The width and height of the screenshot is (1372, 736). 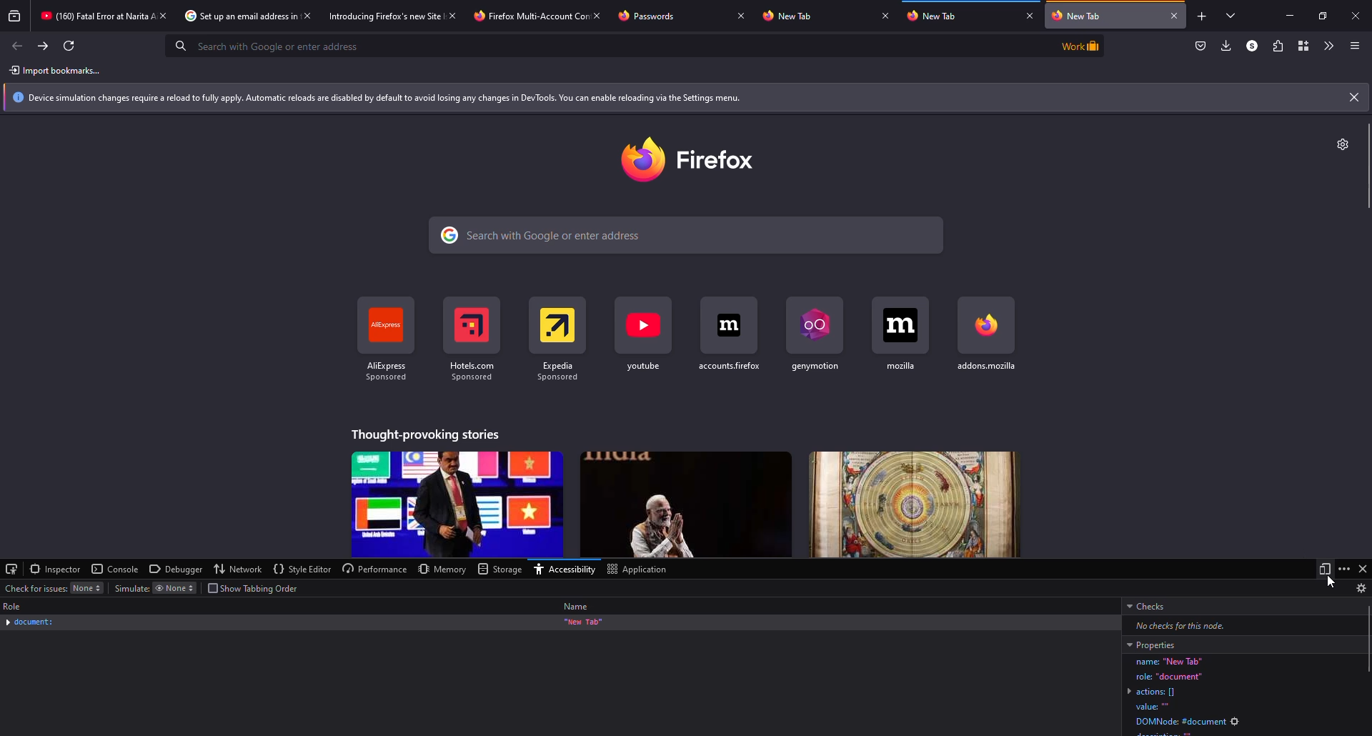 I want to click on Expedia shortcut, so click(x=558, y=340).